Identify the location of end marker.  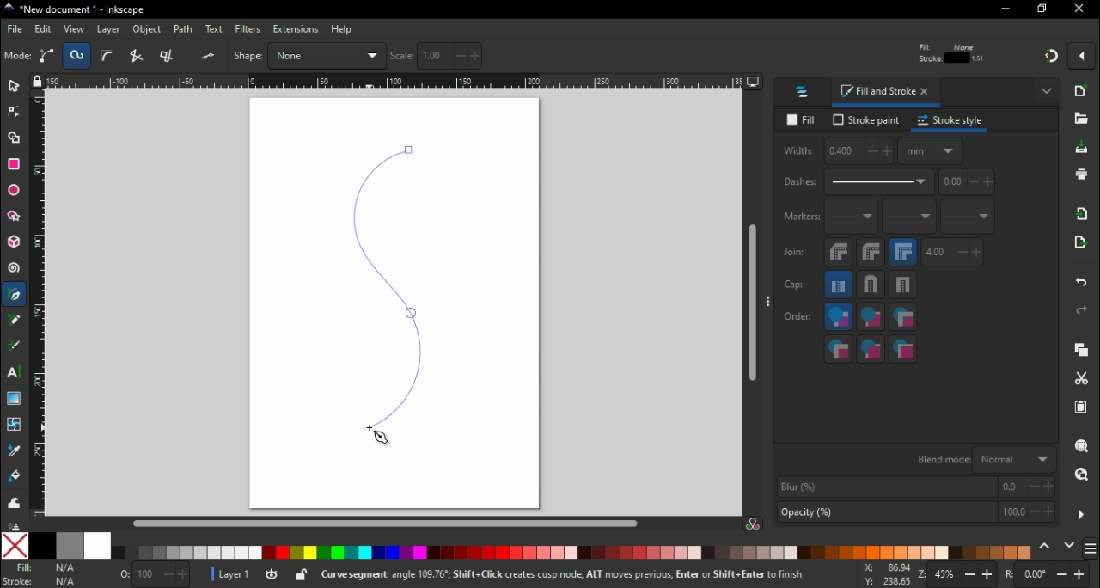
(969, 219).